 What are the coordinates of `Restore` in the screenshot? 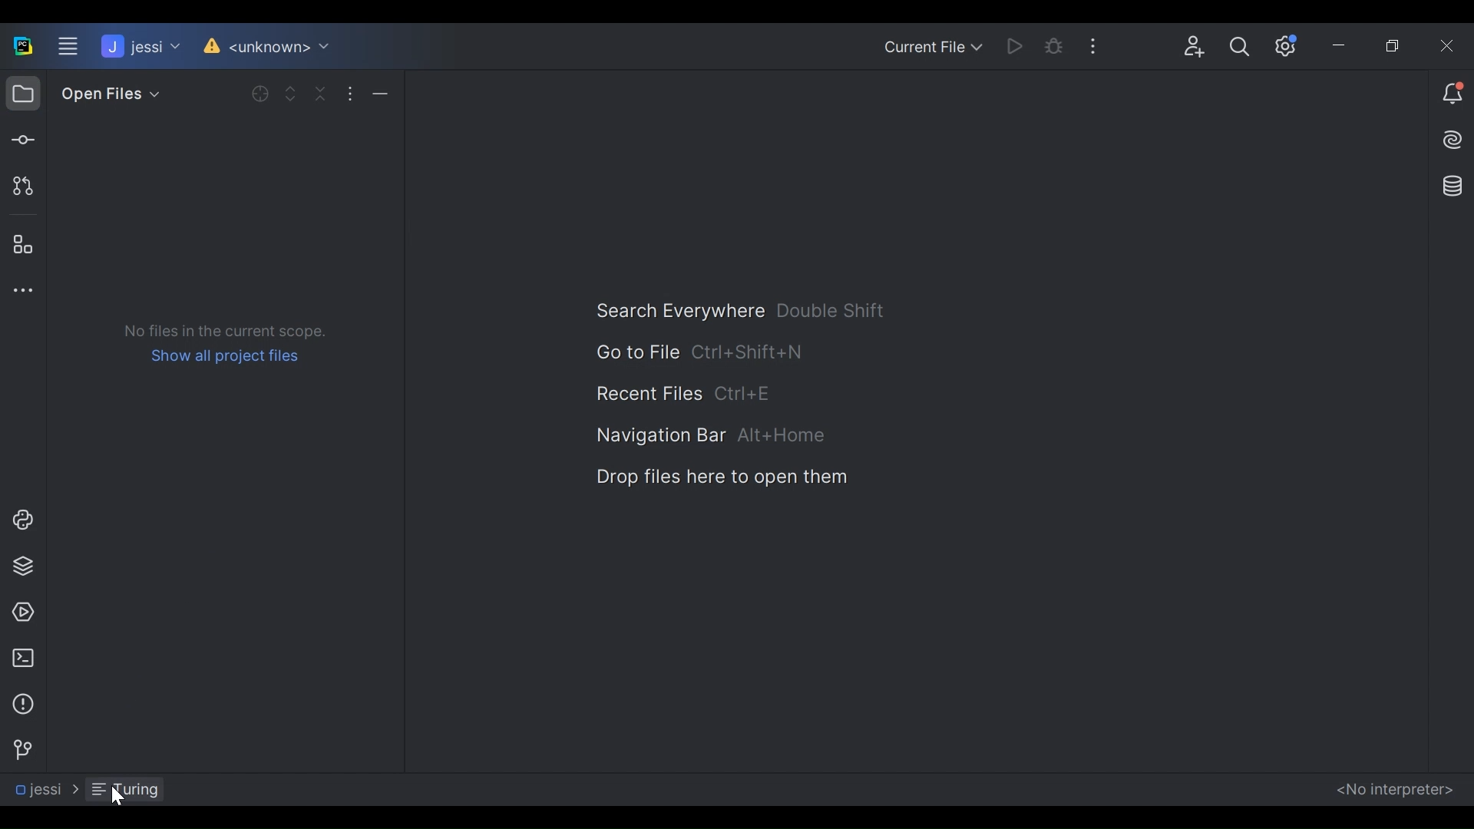 It's located at (1397, 45).